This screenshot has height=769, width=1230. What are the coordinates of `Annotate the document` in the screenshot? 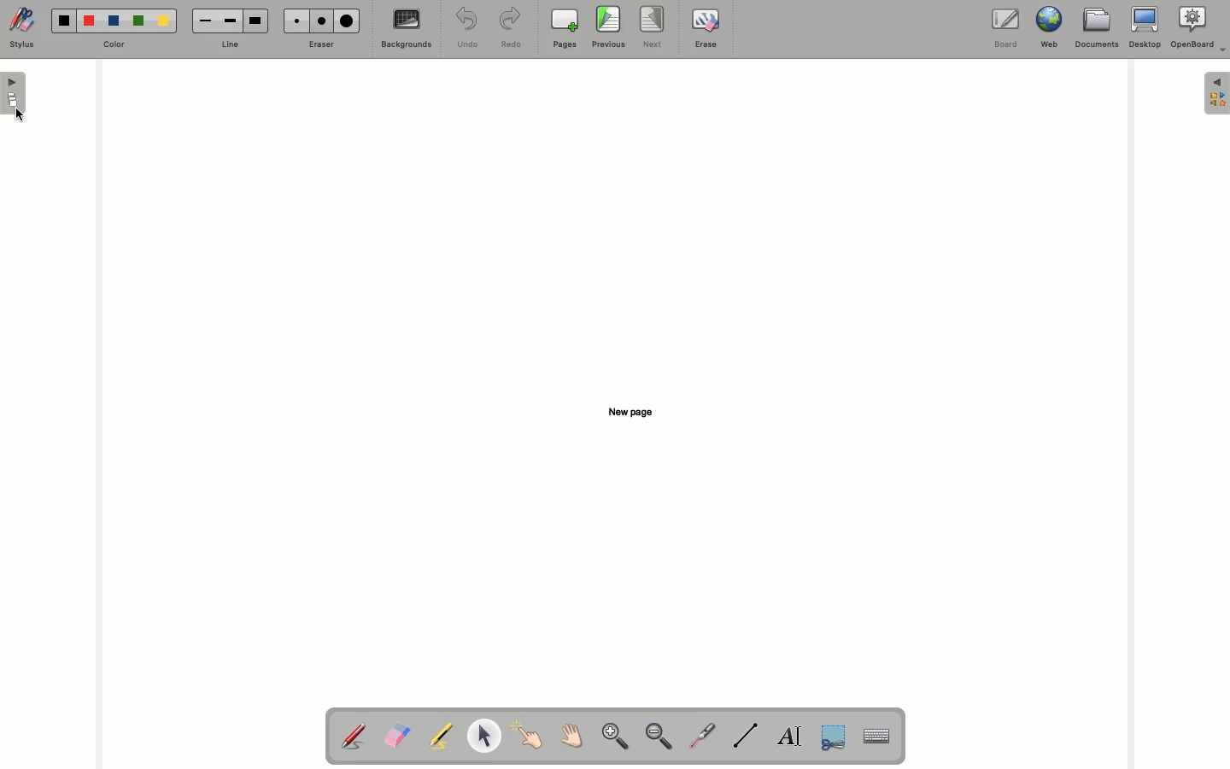 It's located at (353, 737).